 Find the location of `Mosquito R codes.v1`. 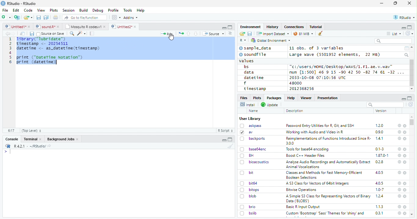

Mosquito R codes.v1 is located at coordinates (85, 27).